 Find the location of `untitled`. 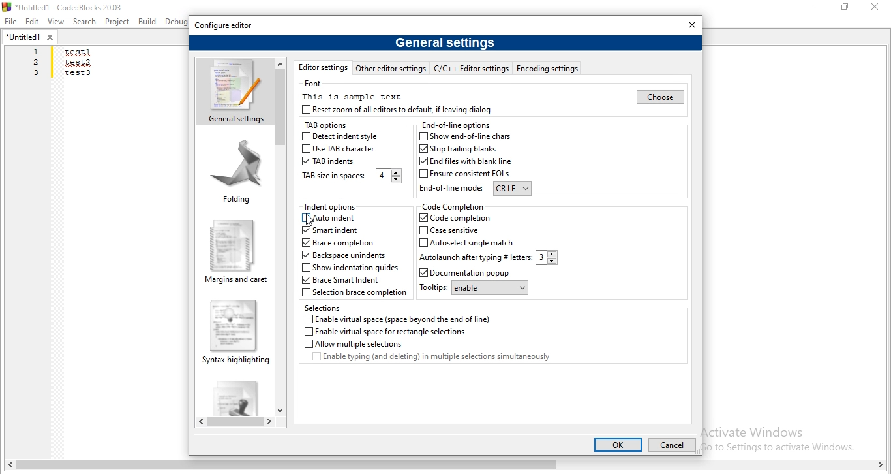

untitled is located at coordinates (30, 37).